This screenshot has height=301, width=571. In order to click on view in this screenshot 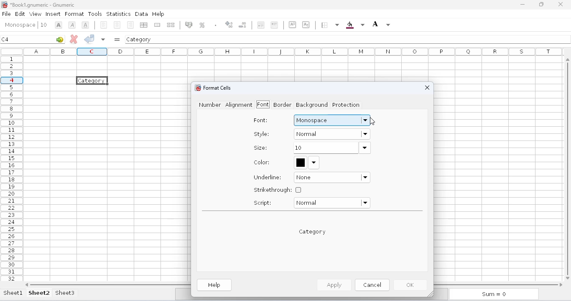, I will do `click(36, 14)`.